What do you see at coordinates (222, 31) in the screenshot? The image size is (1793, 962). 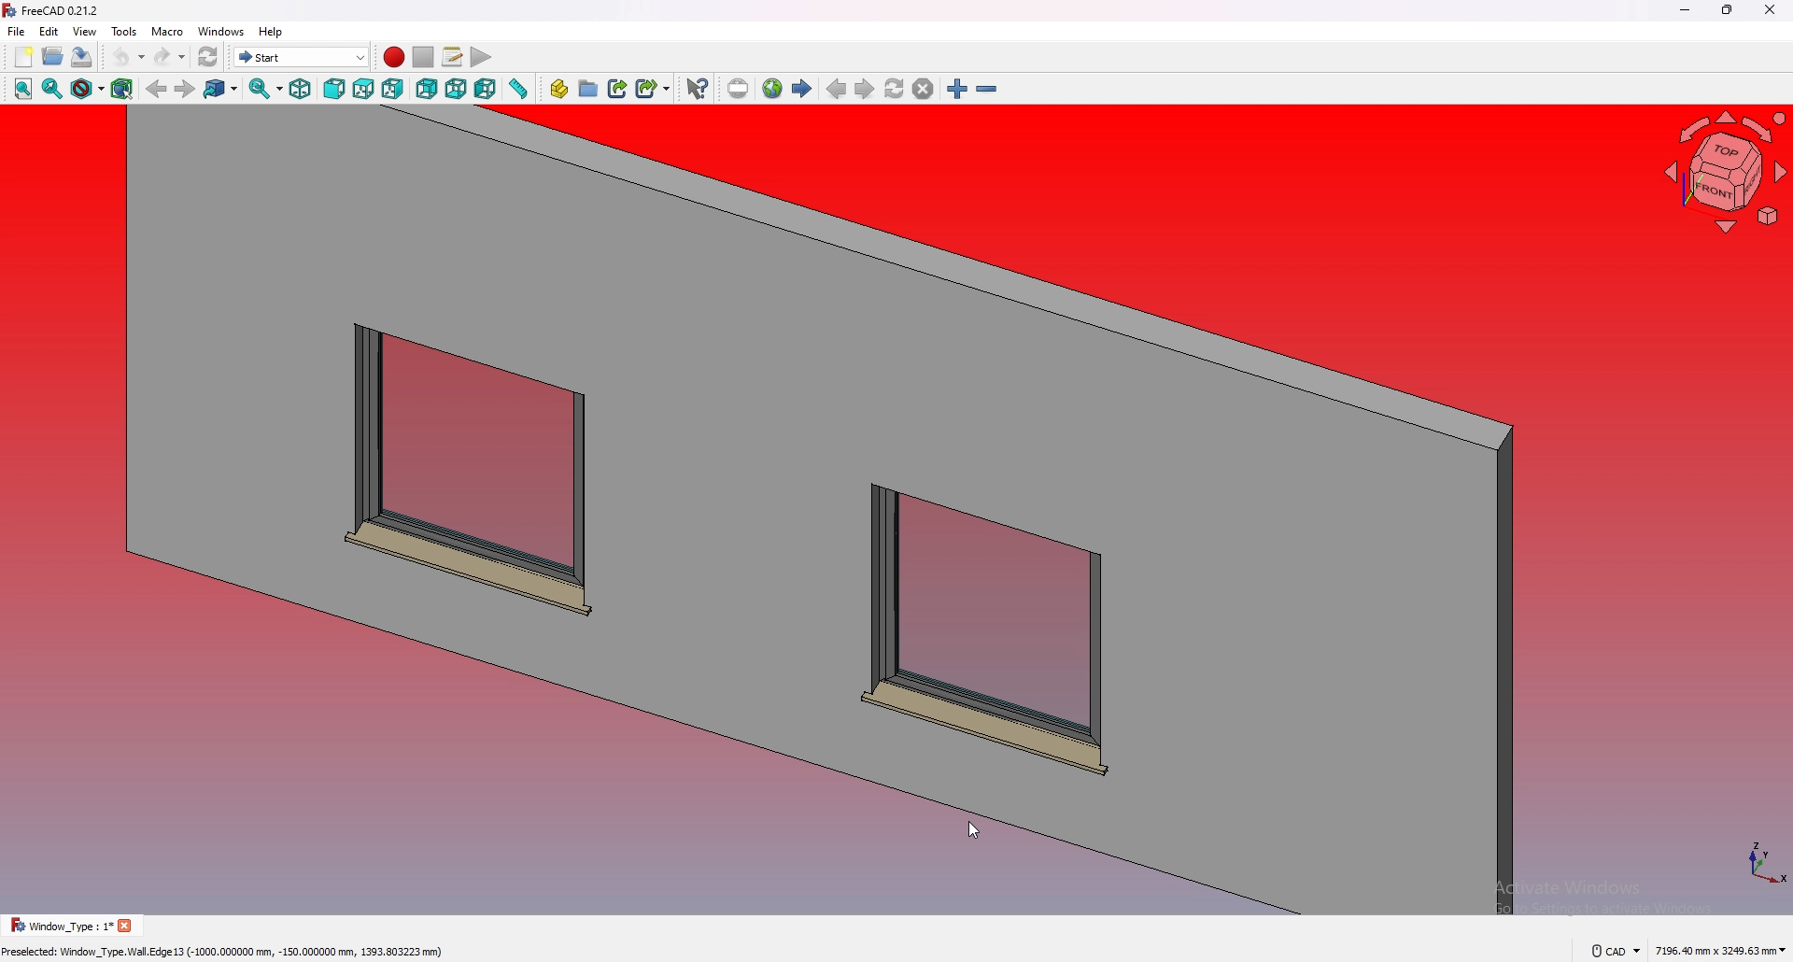 I see `windows` at bounding box center [222, 31].